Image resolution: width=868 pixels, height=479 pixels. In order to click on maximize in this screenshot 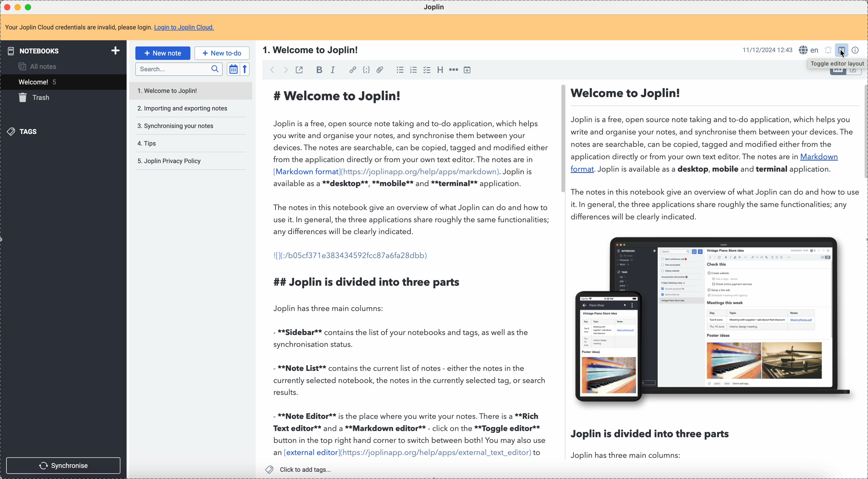, I will do `click(30, 7)`.